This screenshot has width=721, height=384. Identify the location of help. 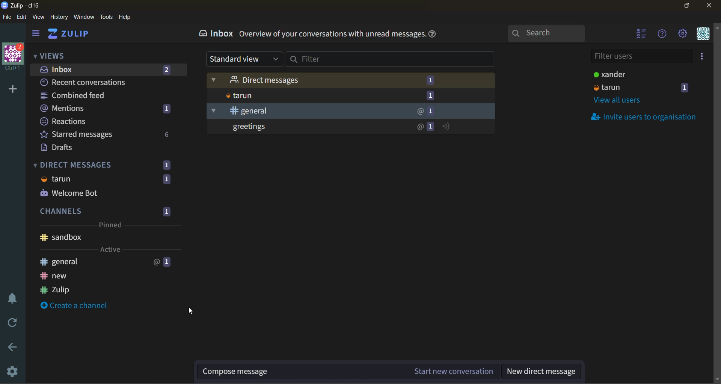
(125, 17).